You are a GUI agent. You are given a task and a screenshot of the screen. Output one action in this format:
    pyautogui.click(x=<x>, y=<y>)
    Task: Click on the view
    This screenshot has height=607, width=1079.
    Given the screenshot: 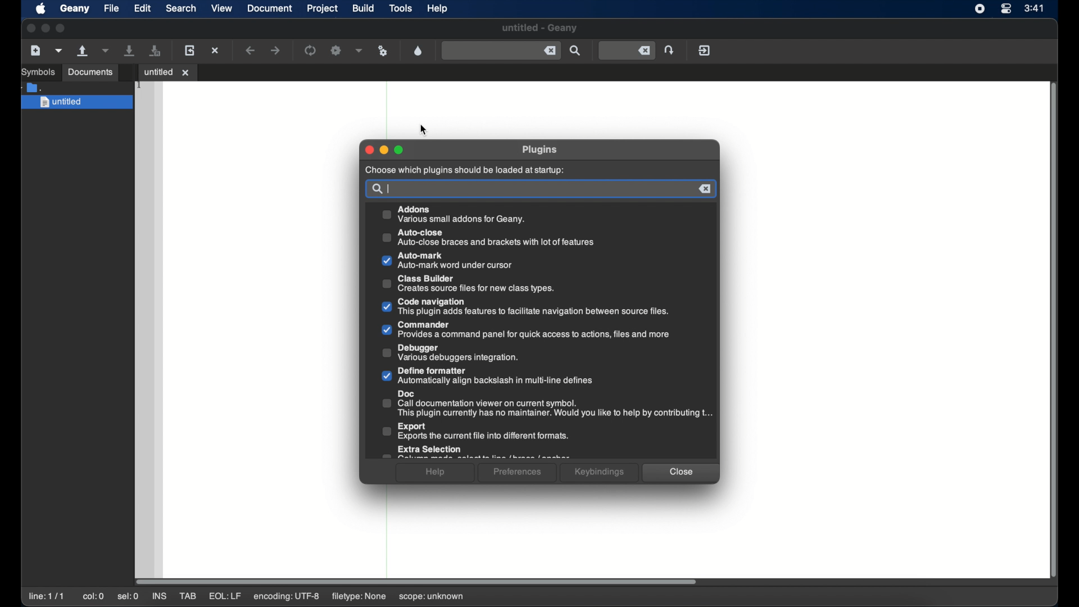 What is the action you would take?
    pyautogui.click(x=222, y=8)
    